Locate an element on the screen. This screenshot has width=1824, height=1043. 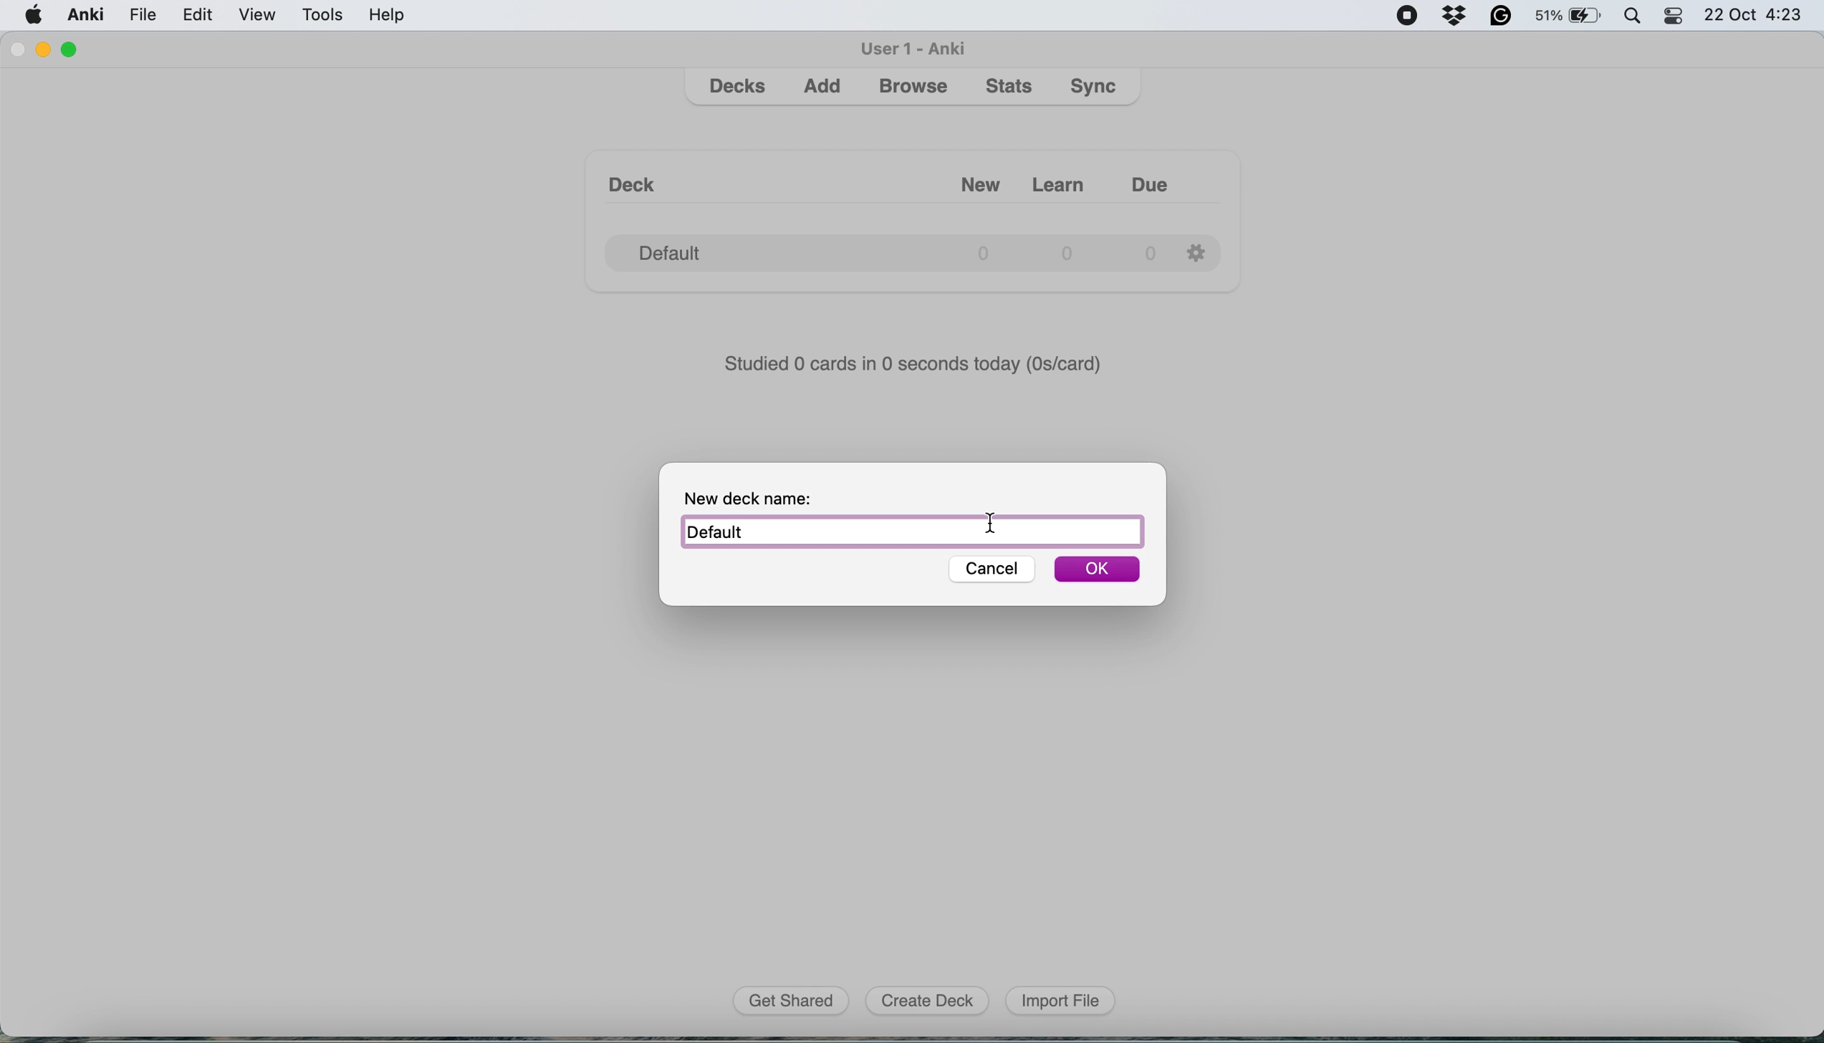
Due is located at coordinates (1163, 178).